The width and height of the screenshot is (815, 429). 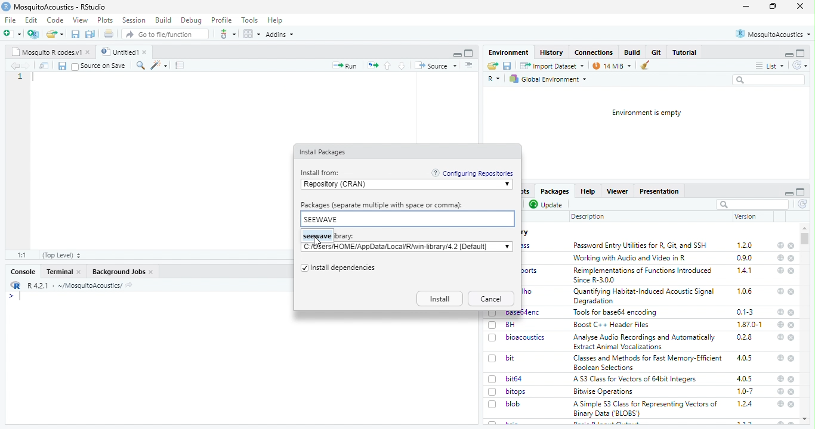 What do you see at coordinates (109, 33) in the screenshot?
I see `print` at bounding box center [109, 33].